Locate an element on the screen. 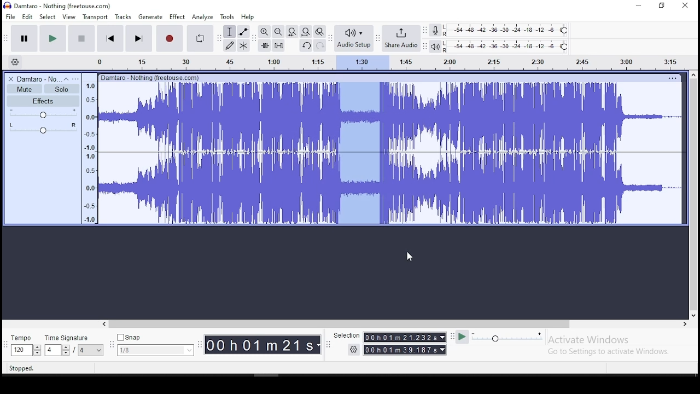  envelope tool is located at coordinates (243, 31).